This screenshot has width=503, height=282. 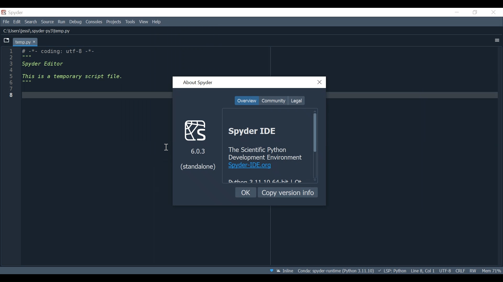 What do you see at coordinates (62, 22) in the screenshot?
I see `Run` at bounding box center [62, 22].